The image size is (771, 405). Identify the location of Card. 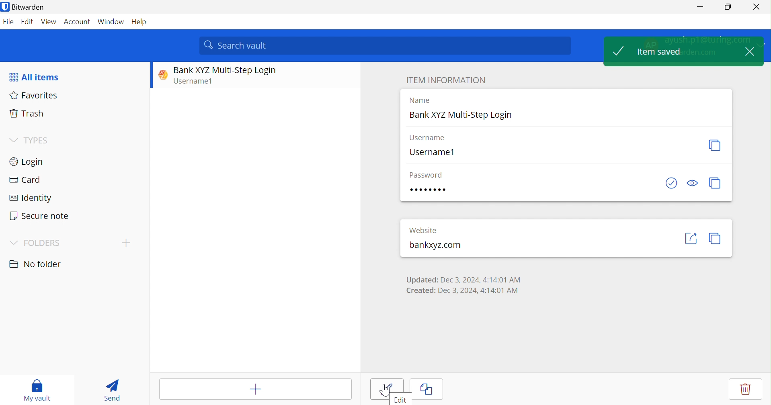
(25, 179).